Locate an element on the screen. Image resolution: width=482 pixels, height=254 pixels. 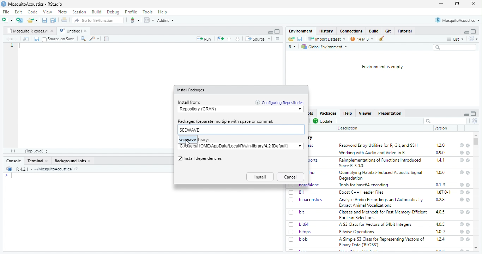
 is located at coordinates (375, 31).